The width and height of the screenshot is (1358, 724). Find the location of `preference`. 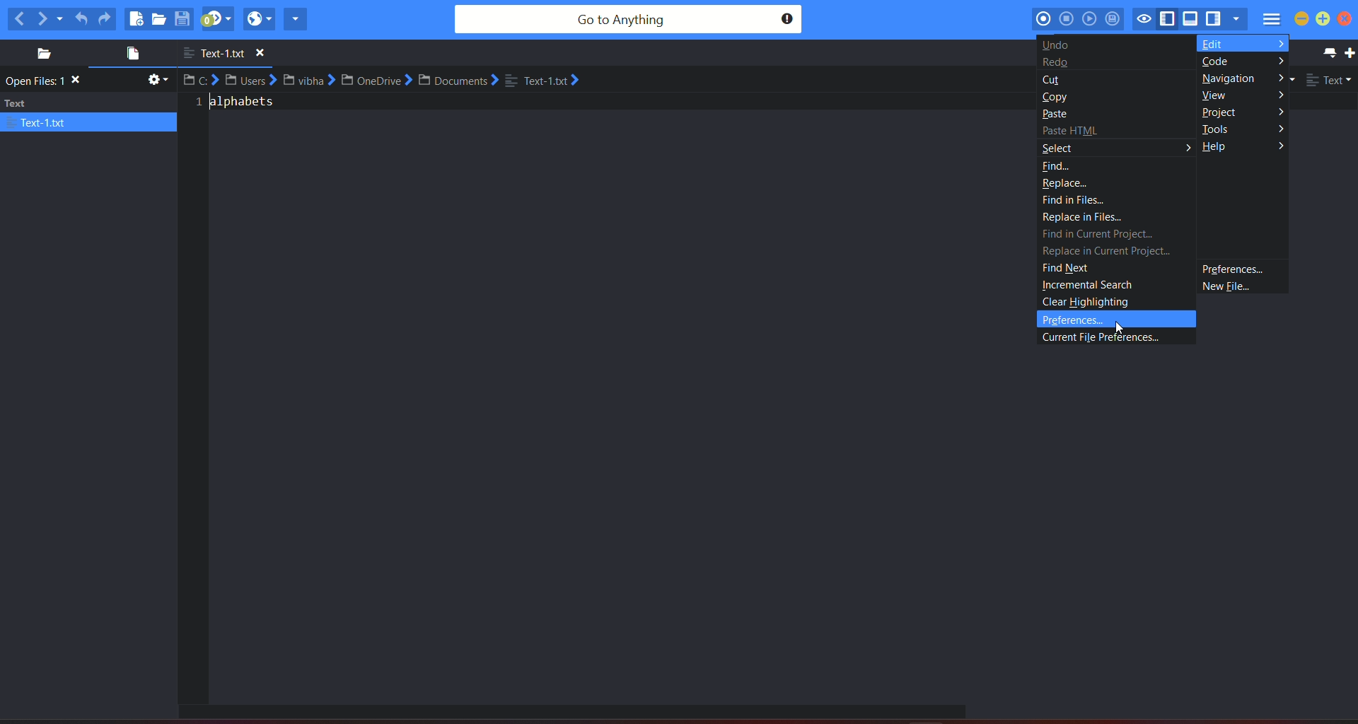

preference is located at coordinates (1235, 268).